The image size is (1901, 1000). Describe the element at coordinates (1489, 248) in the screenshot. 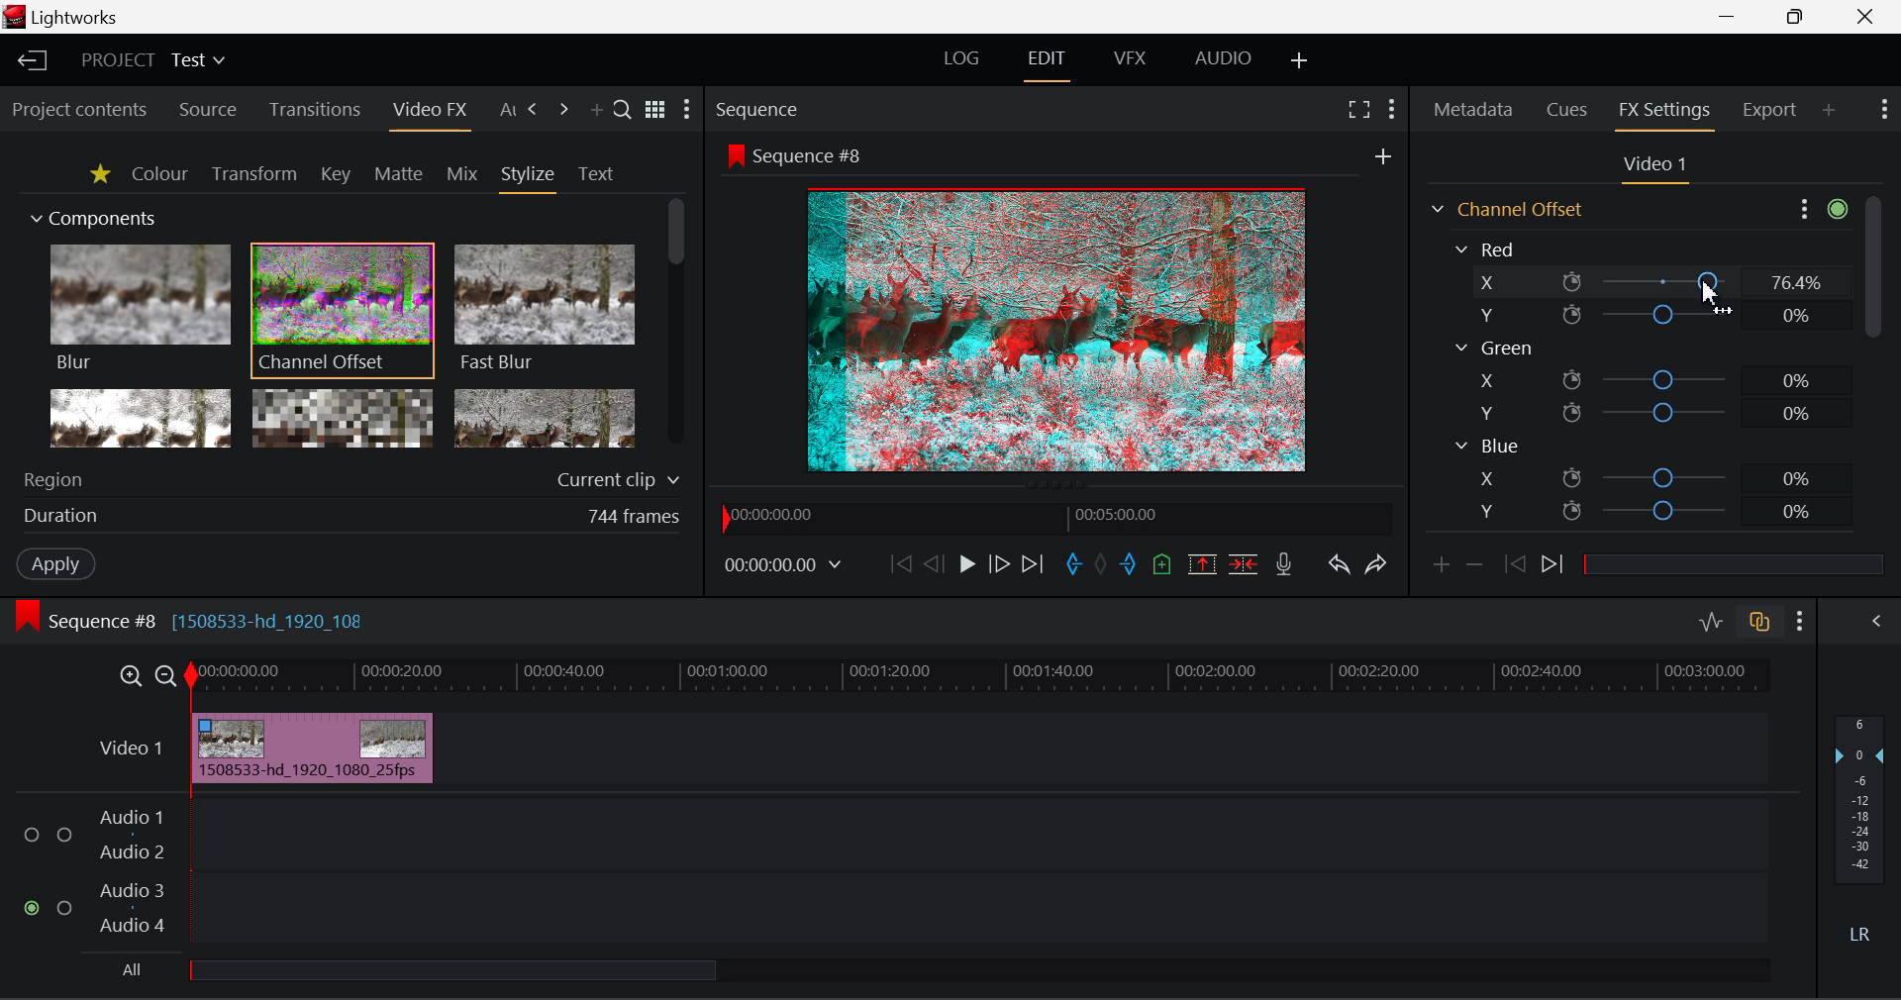

I see `Red` at that location.